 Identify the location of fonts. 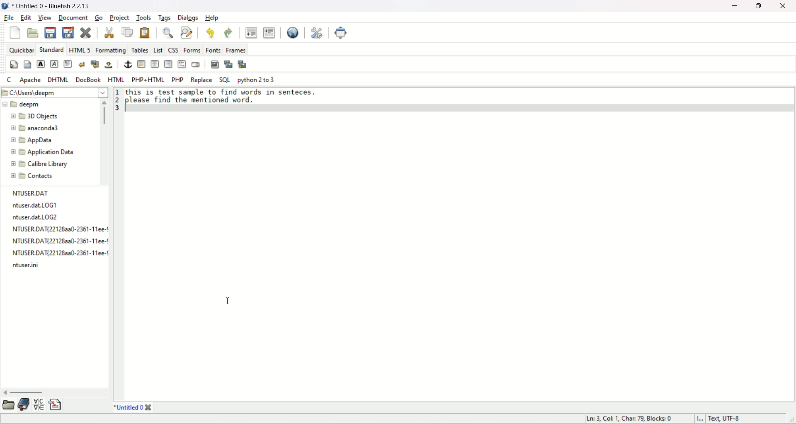
(213, 49).